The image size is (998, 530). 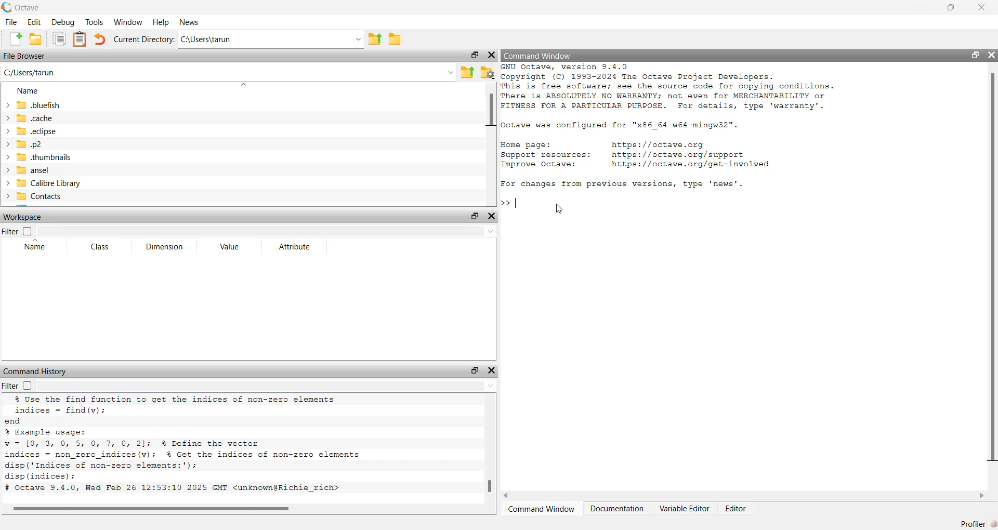 I want to click on close, so click(x=492, y=217).